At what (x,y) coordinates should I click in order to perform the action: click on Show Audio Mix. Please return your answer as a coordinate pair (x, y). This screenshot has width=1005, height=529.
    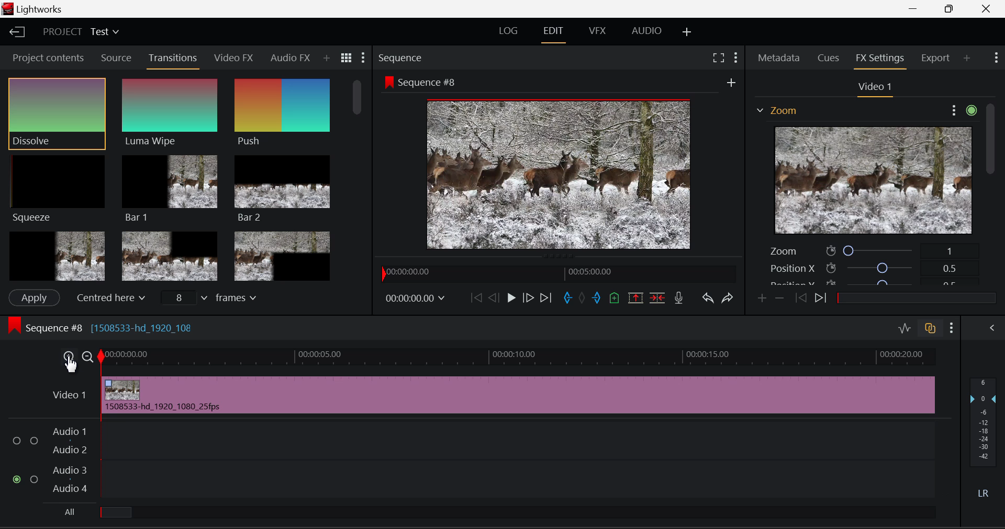
    Looking at the image, I should click on (992, 328).